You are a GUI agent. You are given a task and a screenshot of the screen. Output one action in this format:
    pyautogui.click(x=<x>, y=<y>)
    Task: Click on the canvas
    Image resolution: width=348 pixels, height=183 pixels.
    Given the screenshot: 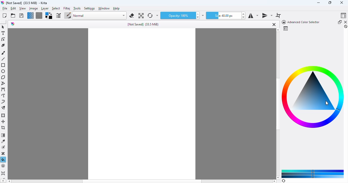 What is the action you would take?
    pyautogui.click(x=142, y=104)
    